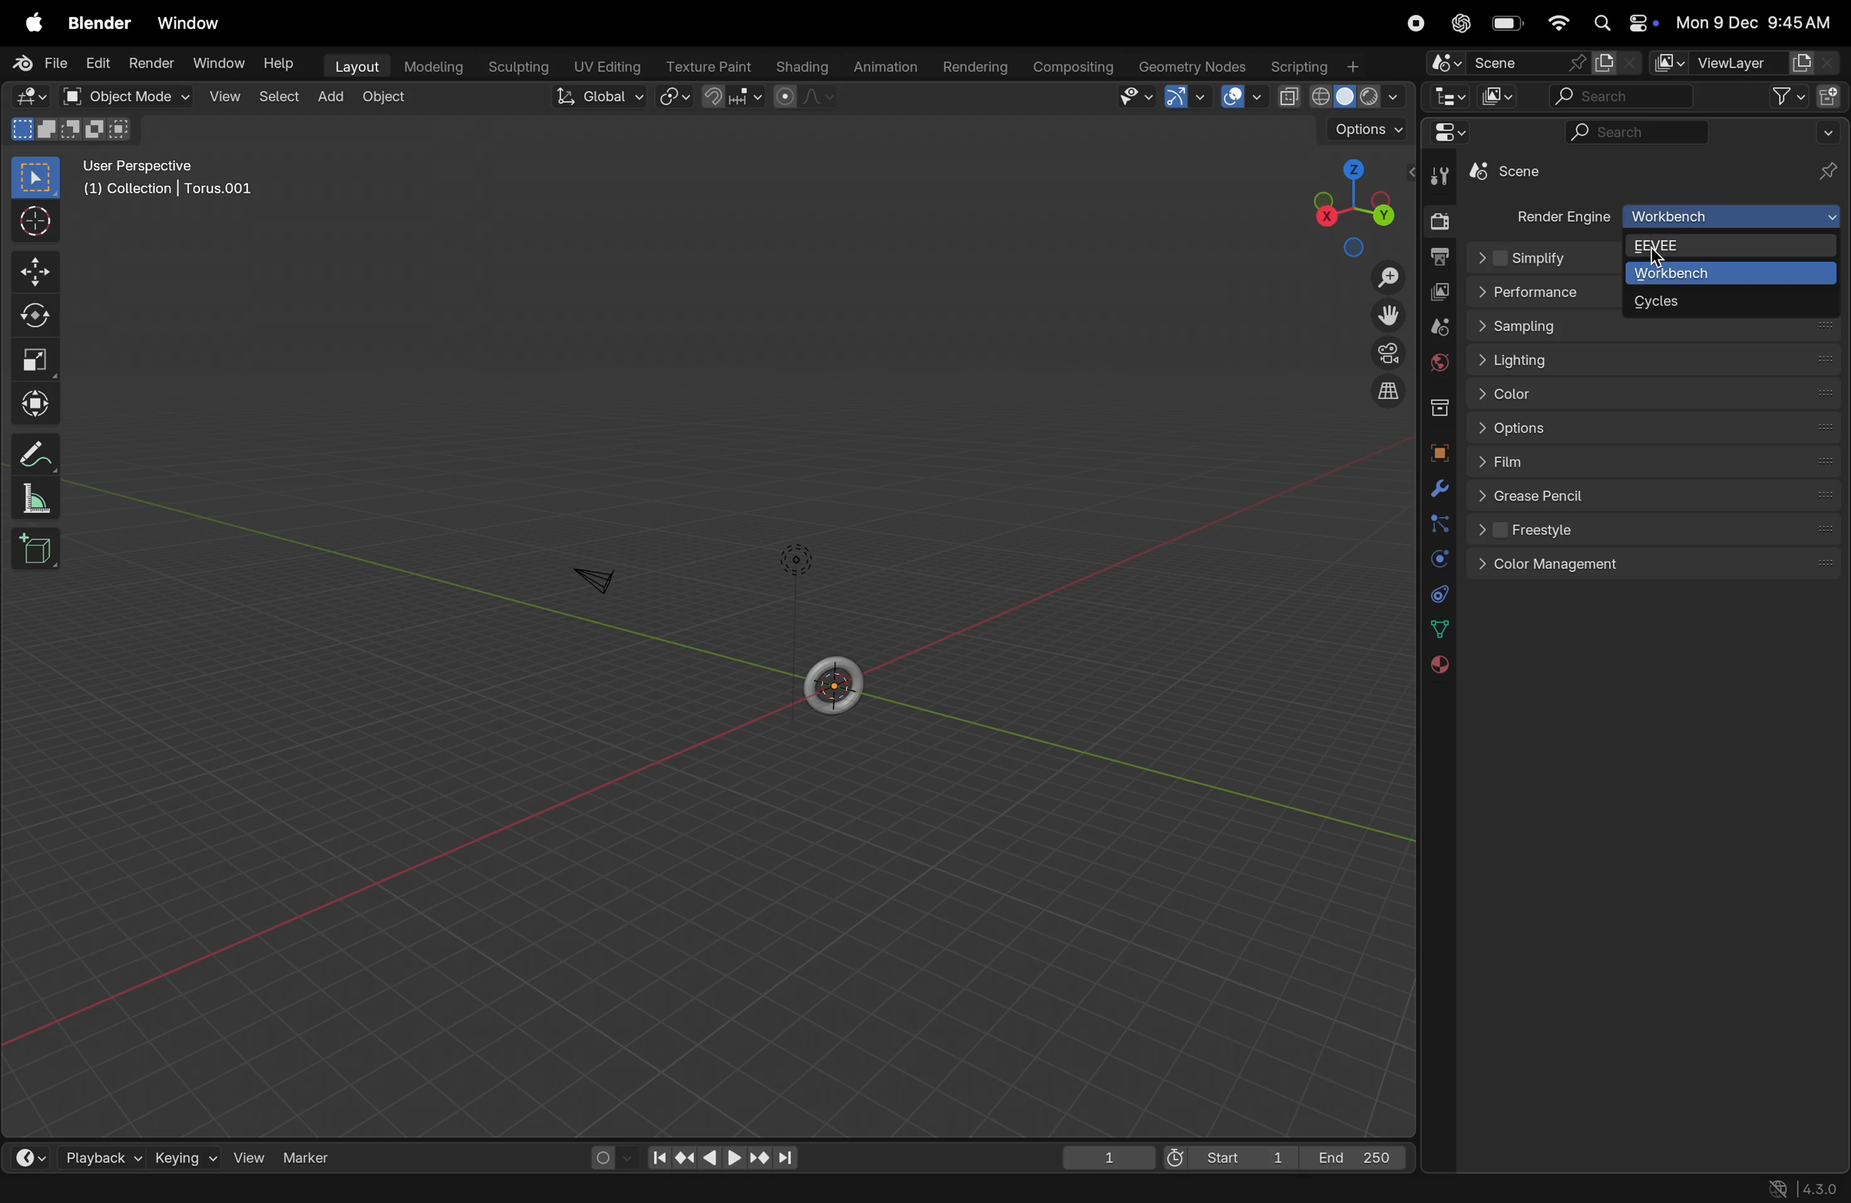  I want to click on Transform, so click(39, 401).